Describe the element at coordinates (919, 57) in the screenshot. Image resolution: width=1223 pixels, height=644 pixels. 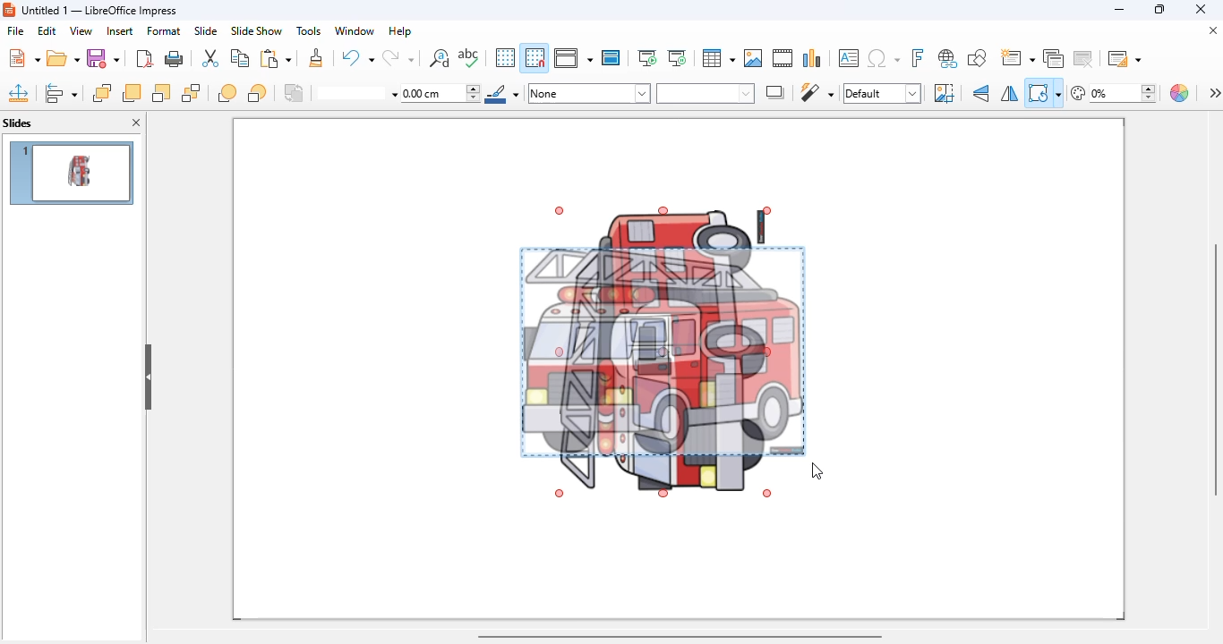
I see `insert fontwork text` at that location.